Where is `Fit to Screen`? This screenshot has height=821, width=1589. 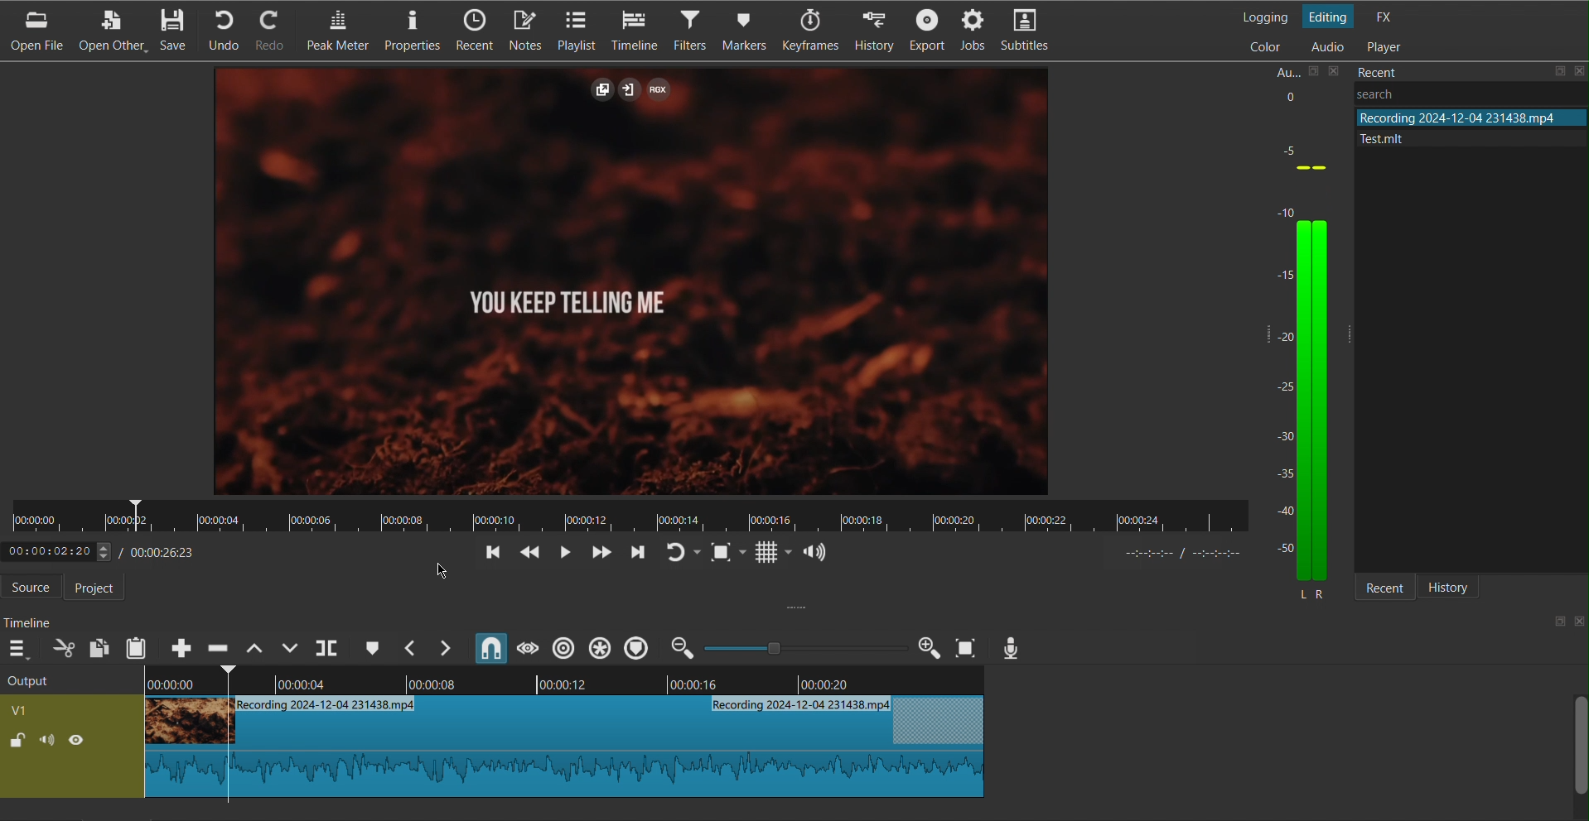 Fit to Screen is located at coordinates (726, 553).